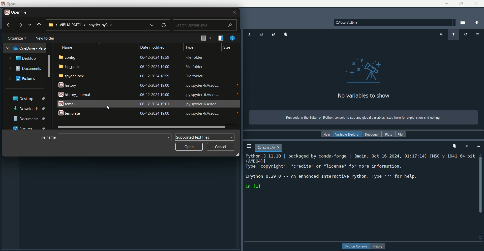  Describe the element at coordinates (249, 146) in the screenshot. I see `browse tabs` at that location.